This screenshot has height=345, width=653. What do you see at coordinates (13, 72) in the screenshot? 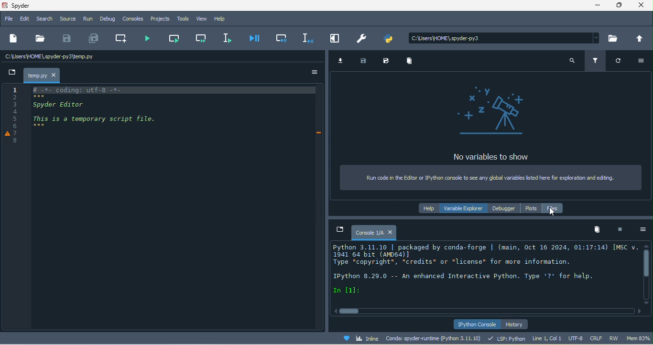
I see `new file` at bounding box center [13, 72].